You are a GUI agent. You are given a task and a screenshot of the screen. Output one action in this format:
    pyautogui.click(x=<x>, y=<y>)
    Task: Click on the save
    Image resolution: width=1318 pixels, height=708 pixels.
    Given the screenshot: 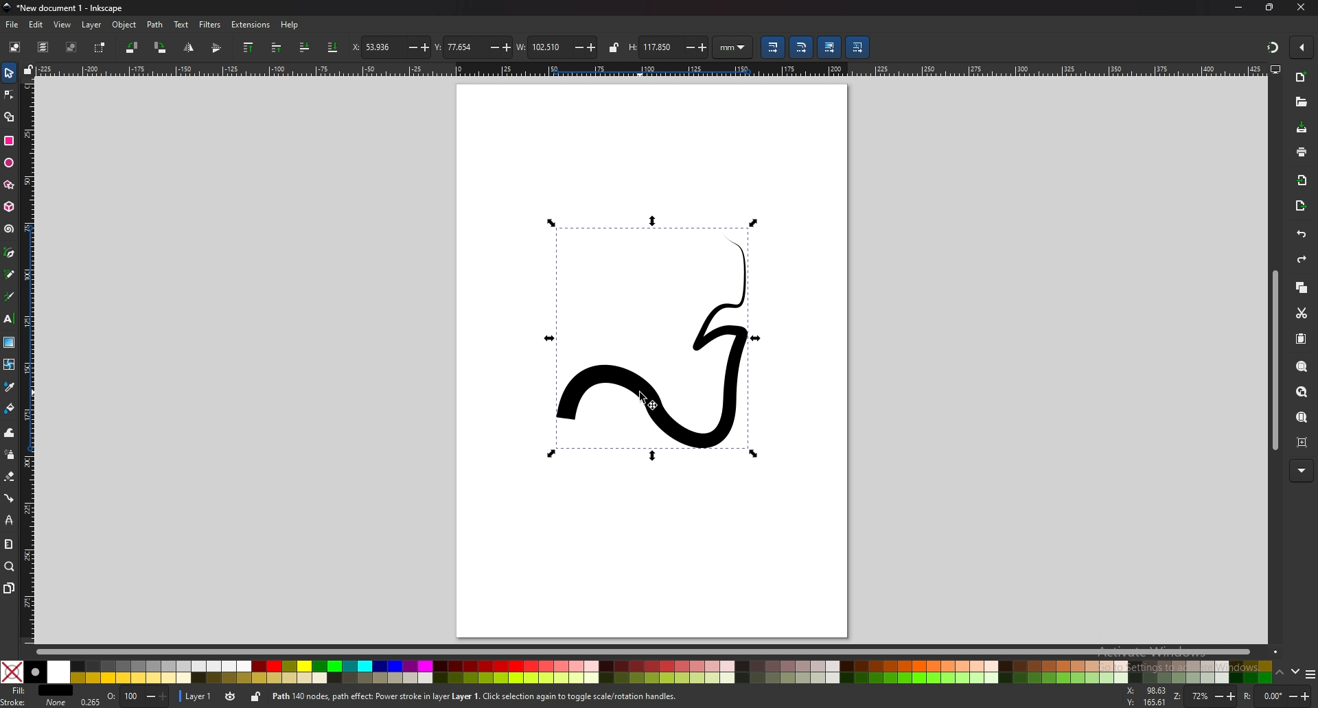 What is the action you would take?
    pyautogui.click(x=1303, y=128)
    